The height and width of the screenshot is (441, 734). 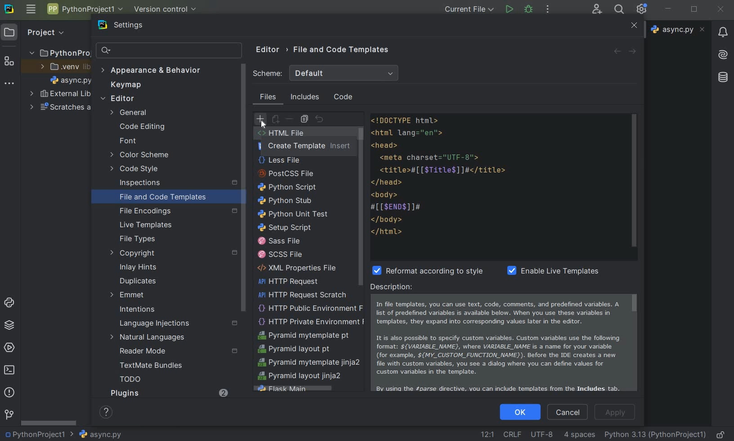 I want to click on appearance & behavior, so click(x=150, y=71).